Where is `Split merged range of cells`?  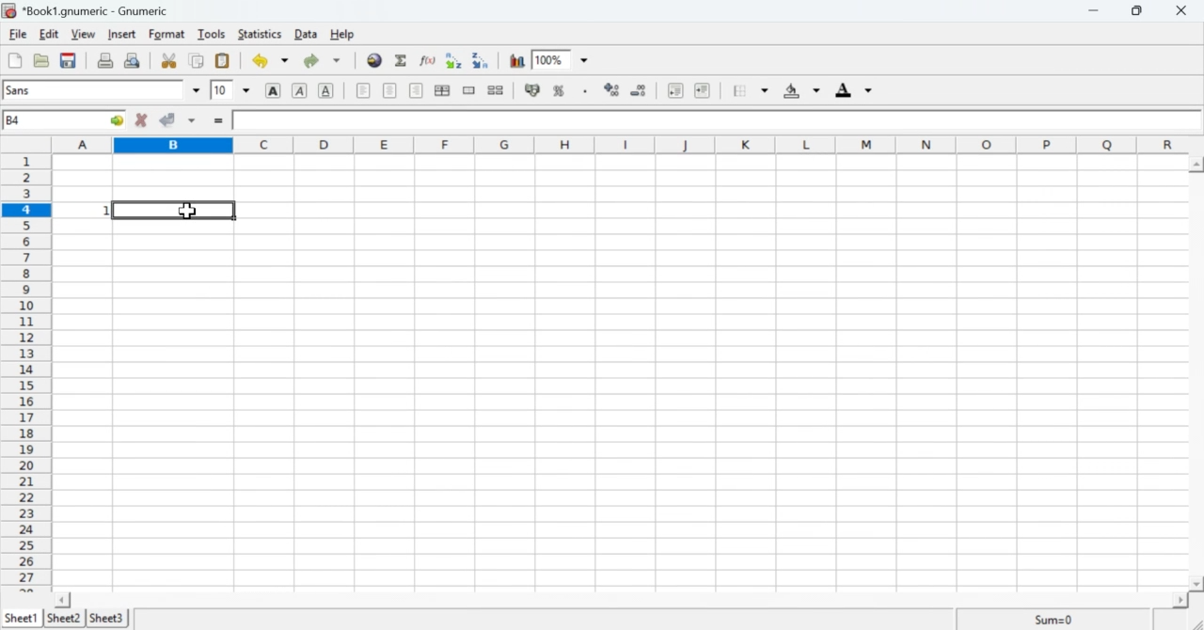 Split merged range of cells is located at coordinates (496, 89).